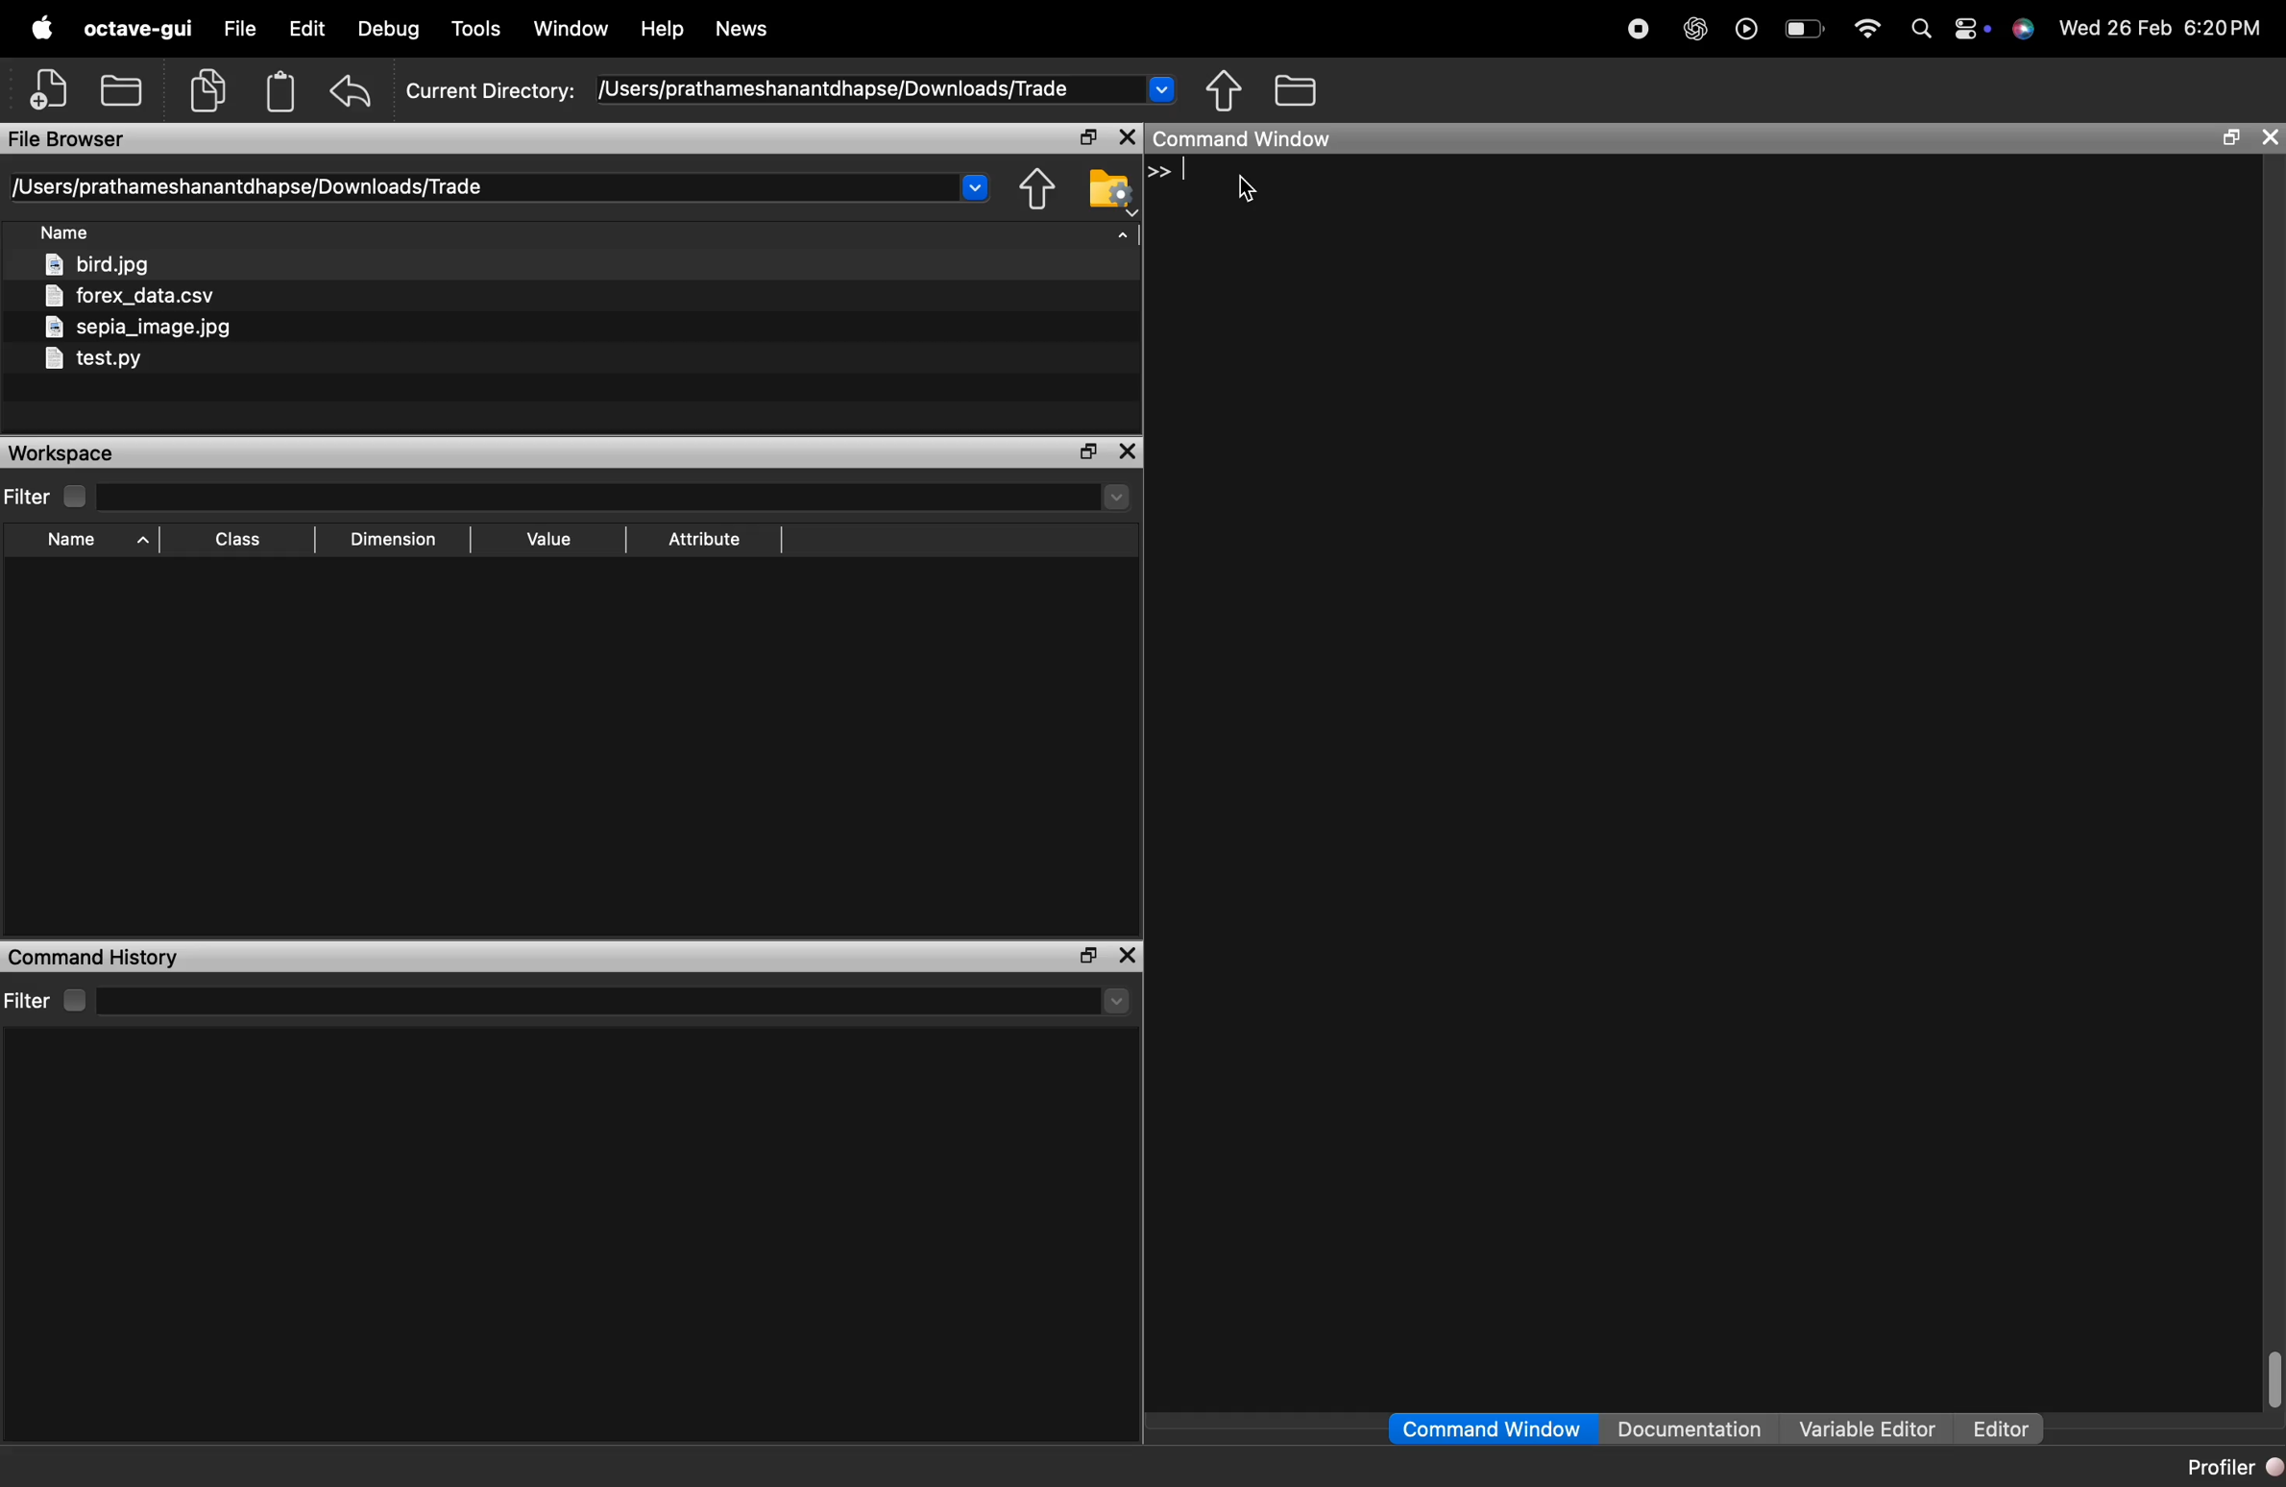 Image resolution: width=2286 pixels, height=1487 pixels. What do you see at coordinates (1689, 1427) in the screenshot?
I see `Documentation` at bounding box center [1689, 1427].